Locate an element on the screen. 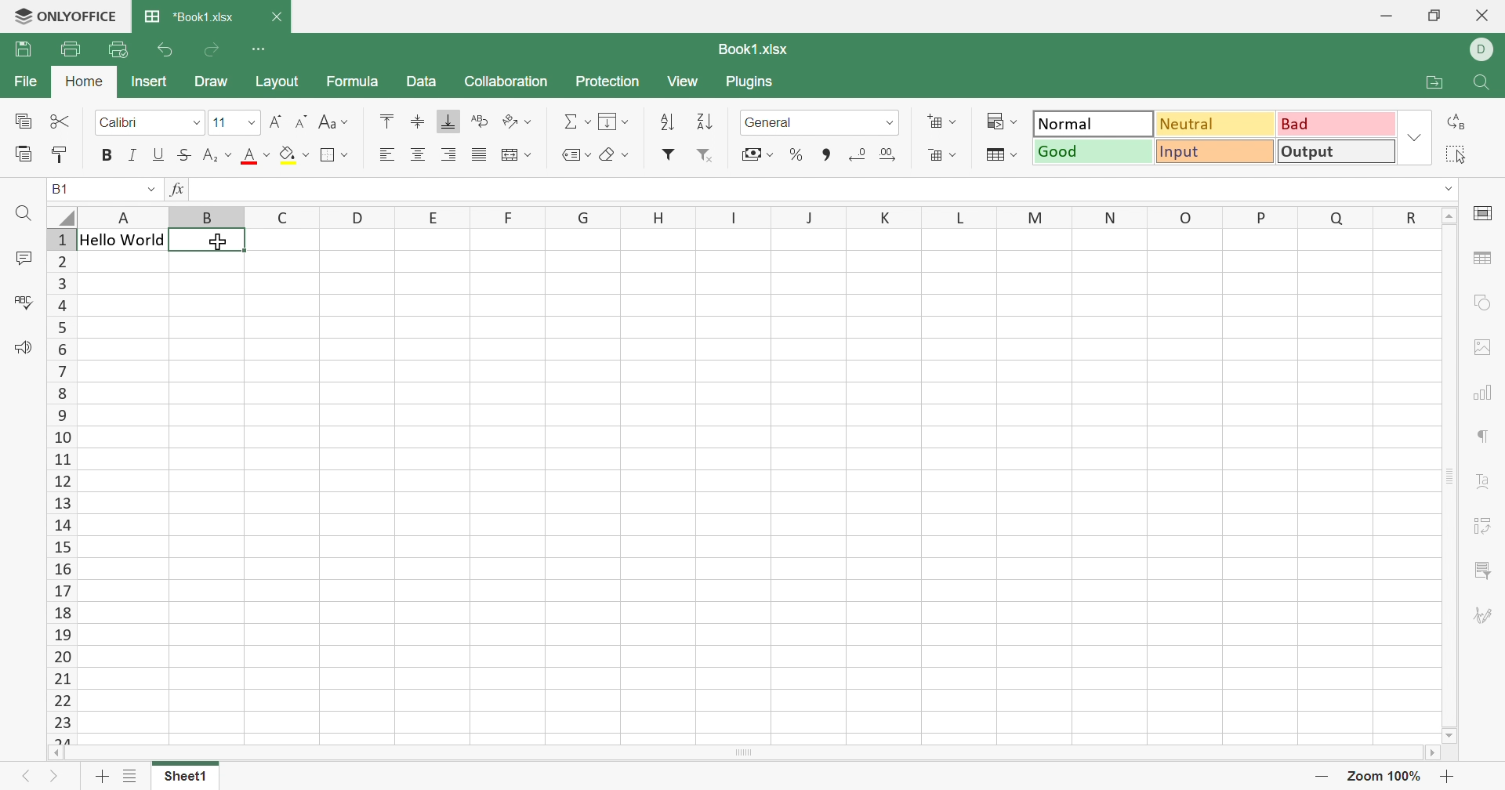  Zoom out is located at coordinates (1322, 777).